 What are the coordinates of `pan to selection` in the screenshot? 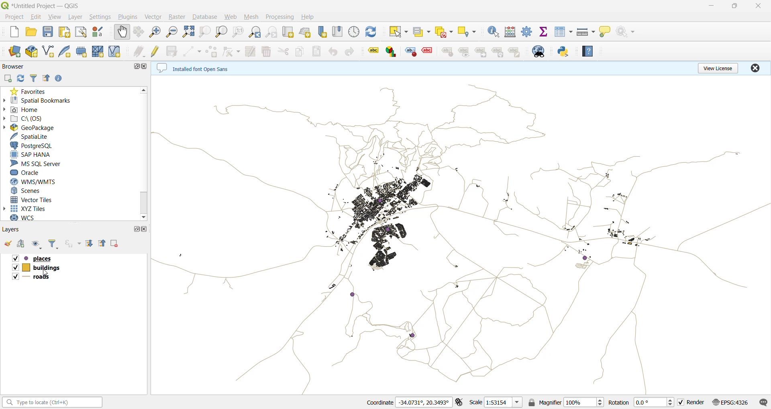 It's located at (140, 33).